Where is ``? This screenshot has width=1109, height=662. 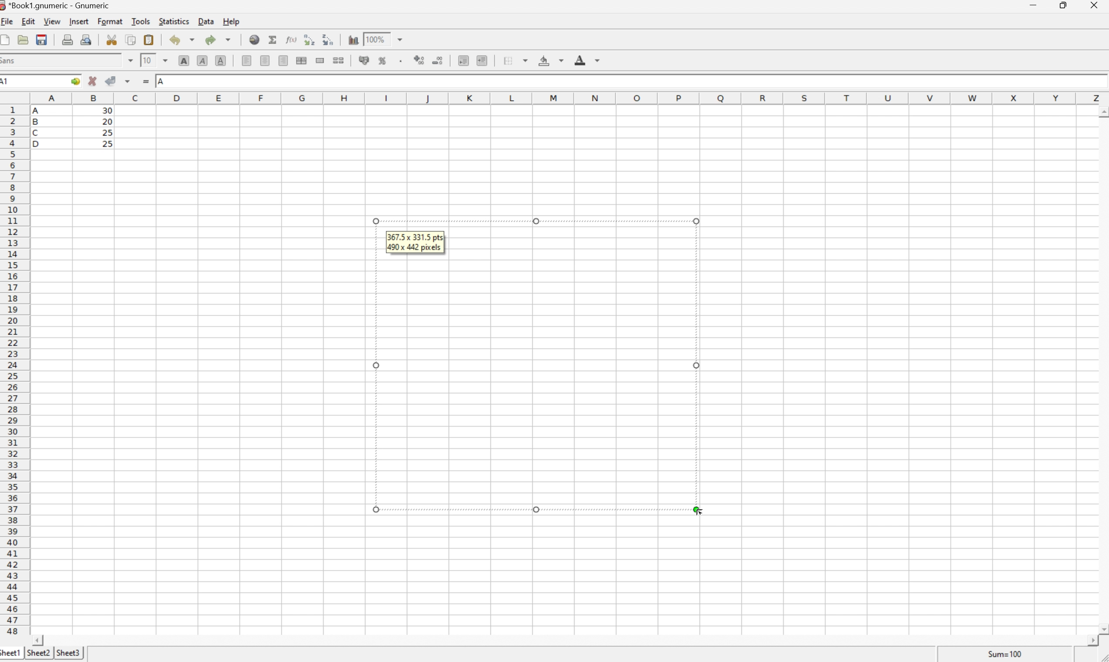  is located at coordinates (383, 513).